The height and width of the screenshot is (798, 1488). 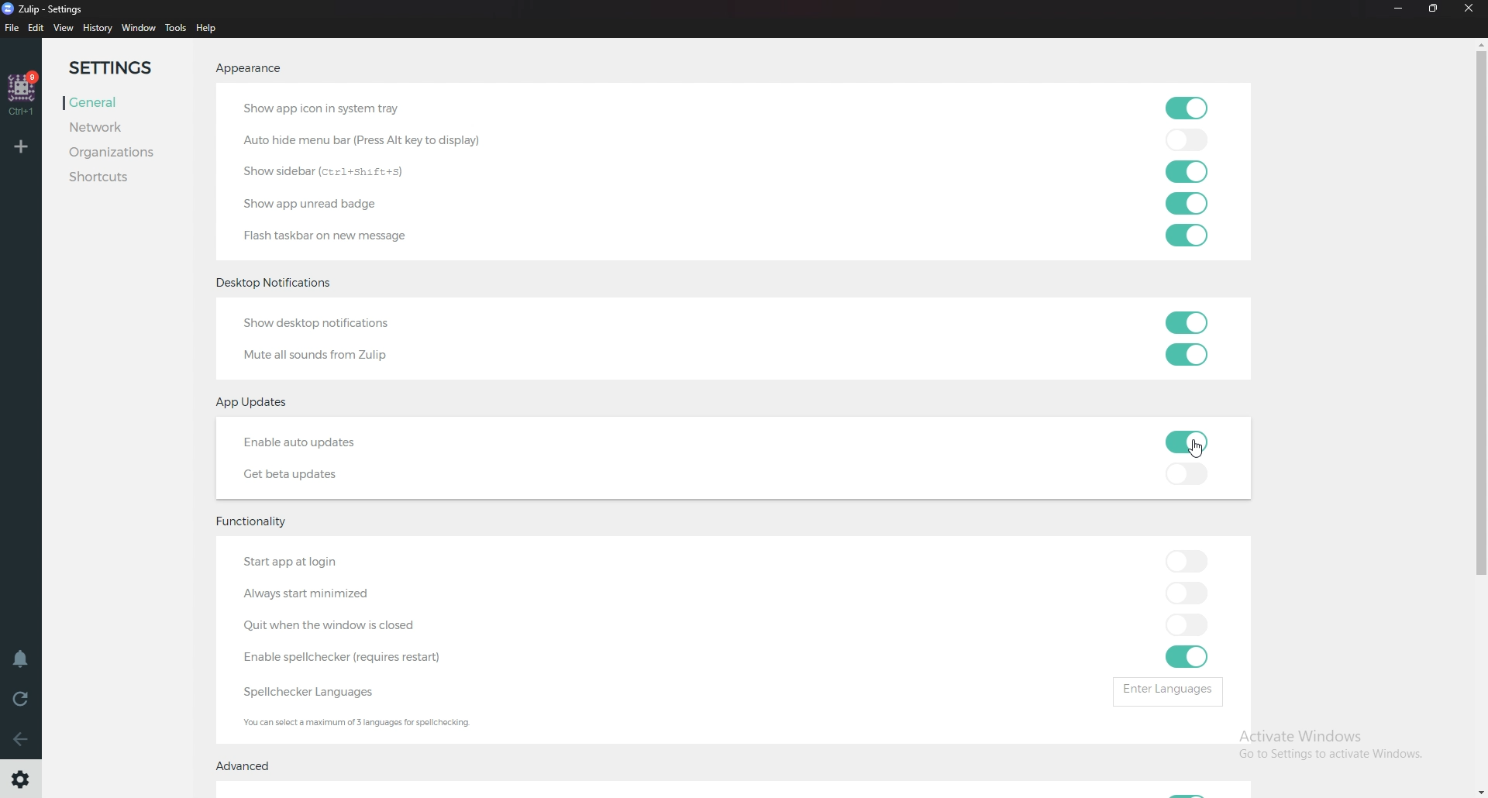 What do you see at coordinates (208, 29) in the screenshot?
I see `Help` at bounding box center [208, 29].